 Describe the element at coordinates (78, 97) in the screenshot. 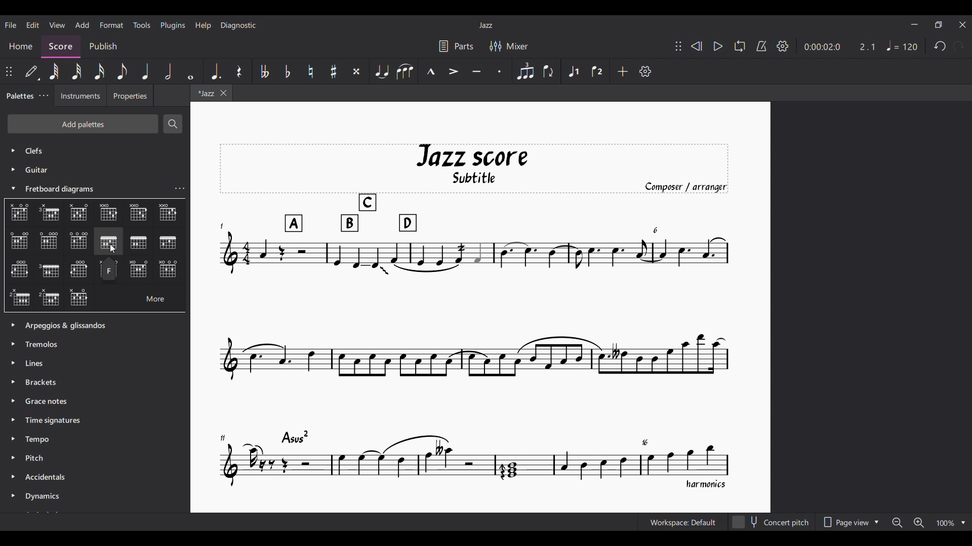

I see `Instruments` at that location.